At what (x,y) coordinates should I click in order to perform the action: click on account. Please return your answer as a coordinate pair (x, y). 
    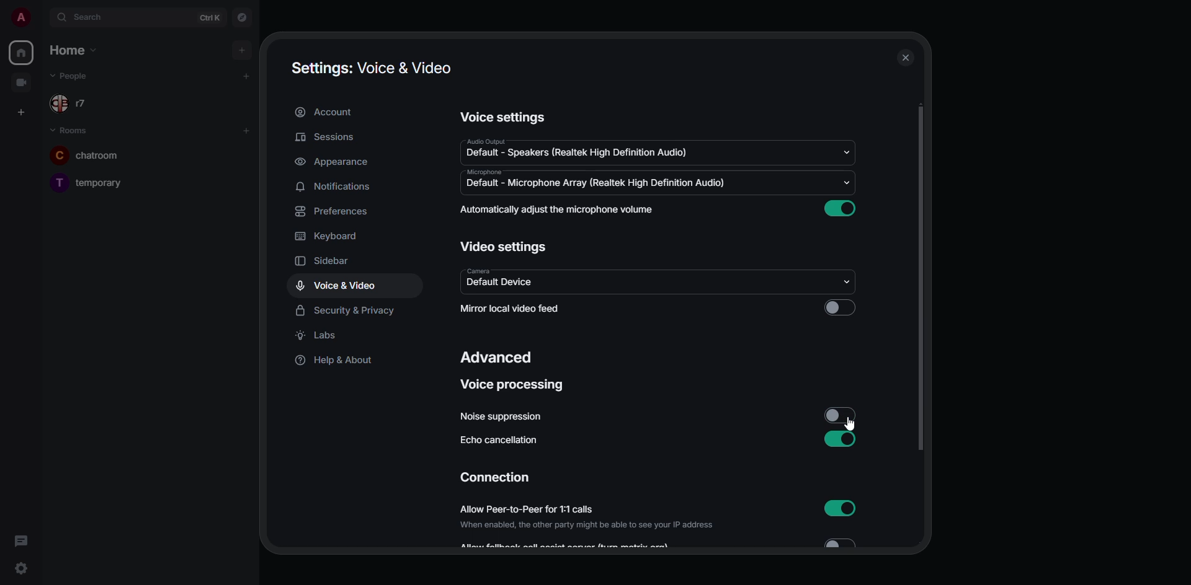
    Looking at the image, I should click on (329, 112).